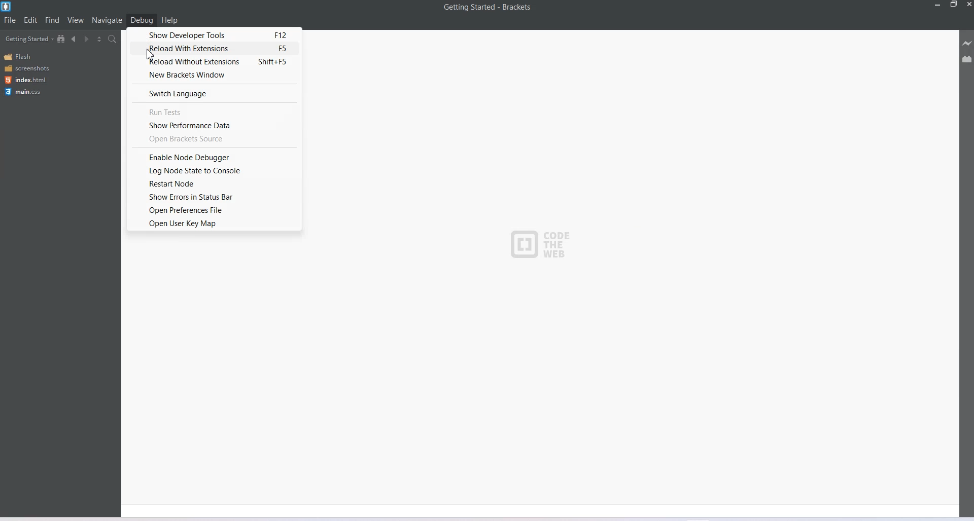  What do you see at coordinates (212, 184) in the screenshot?
I see `Restart node` at bounding box center [212, 184].